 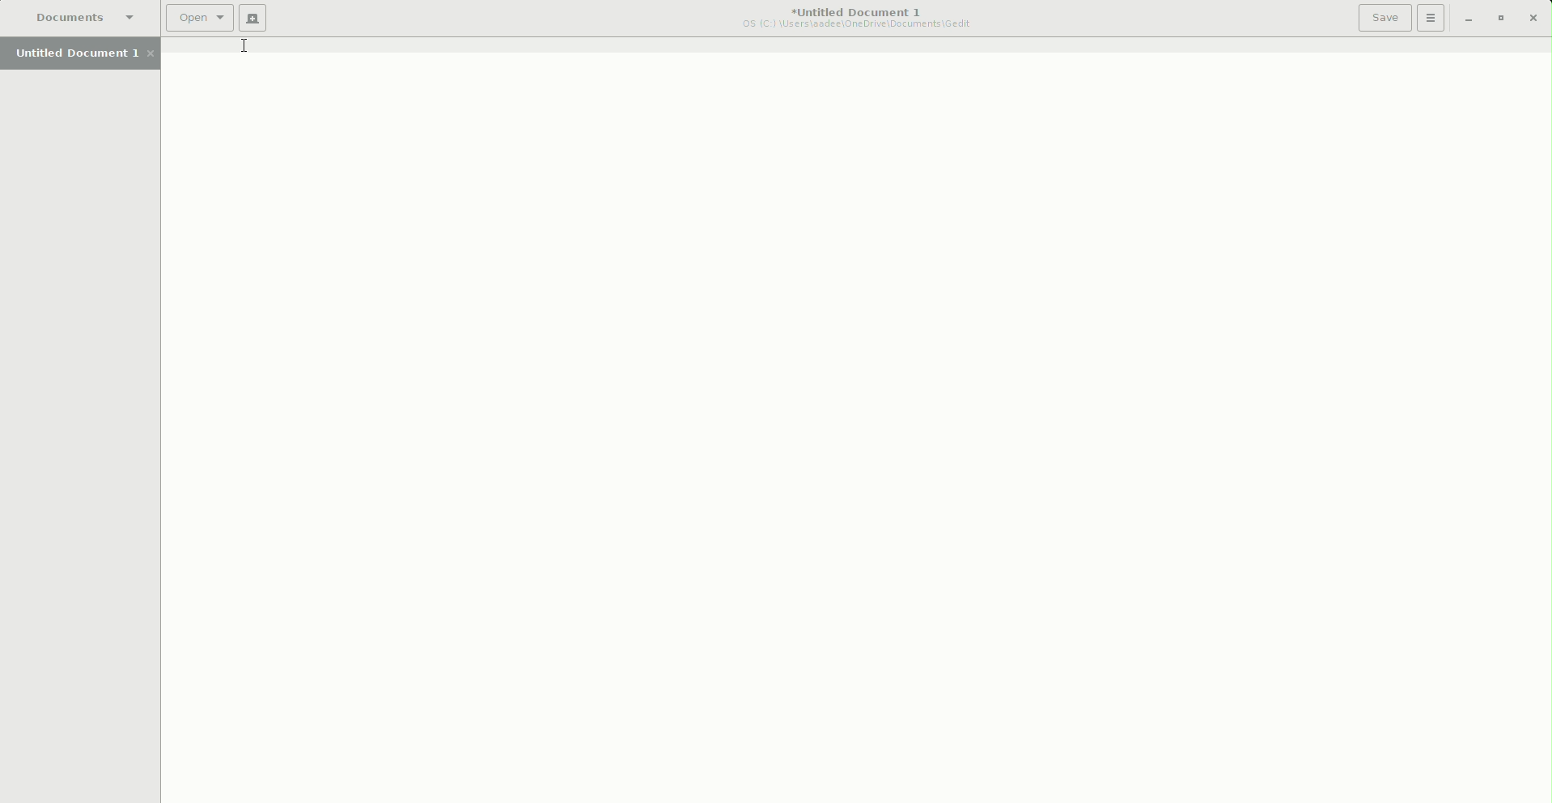 I want to click on Restore, so click(x=1498, y=17).